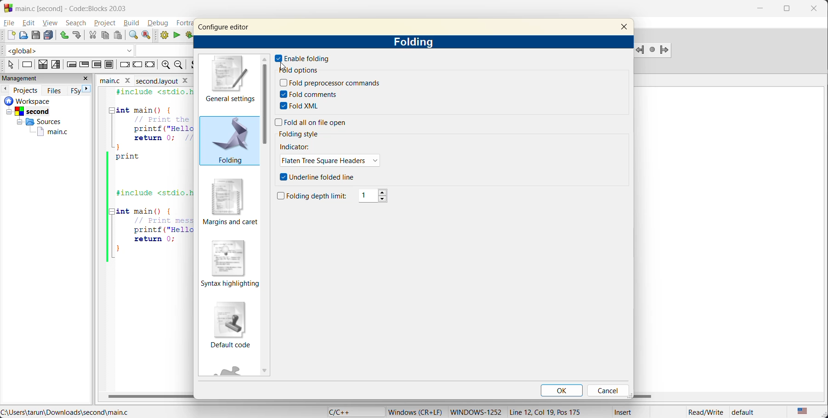  What do you see at coordinates (139, 65) in the screenshot?
I see `continue instruction` at bounding box center [139, 65].